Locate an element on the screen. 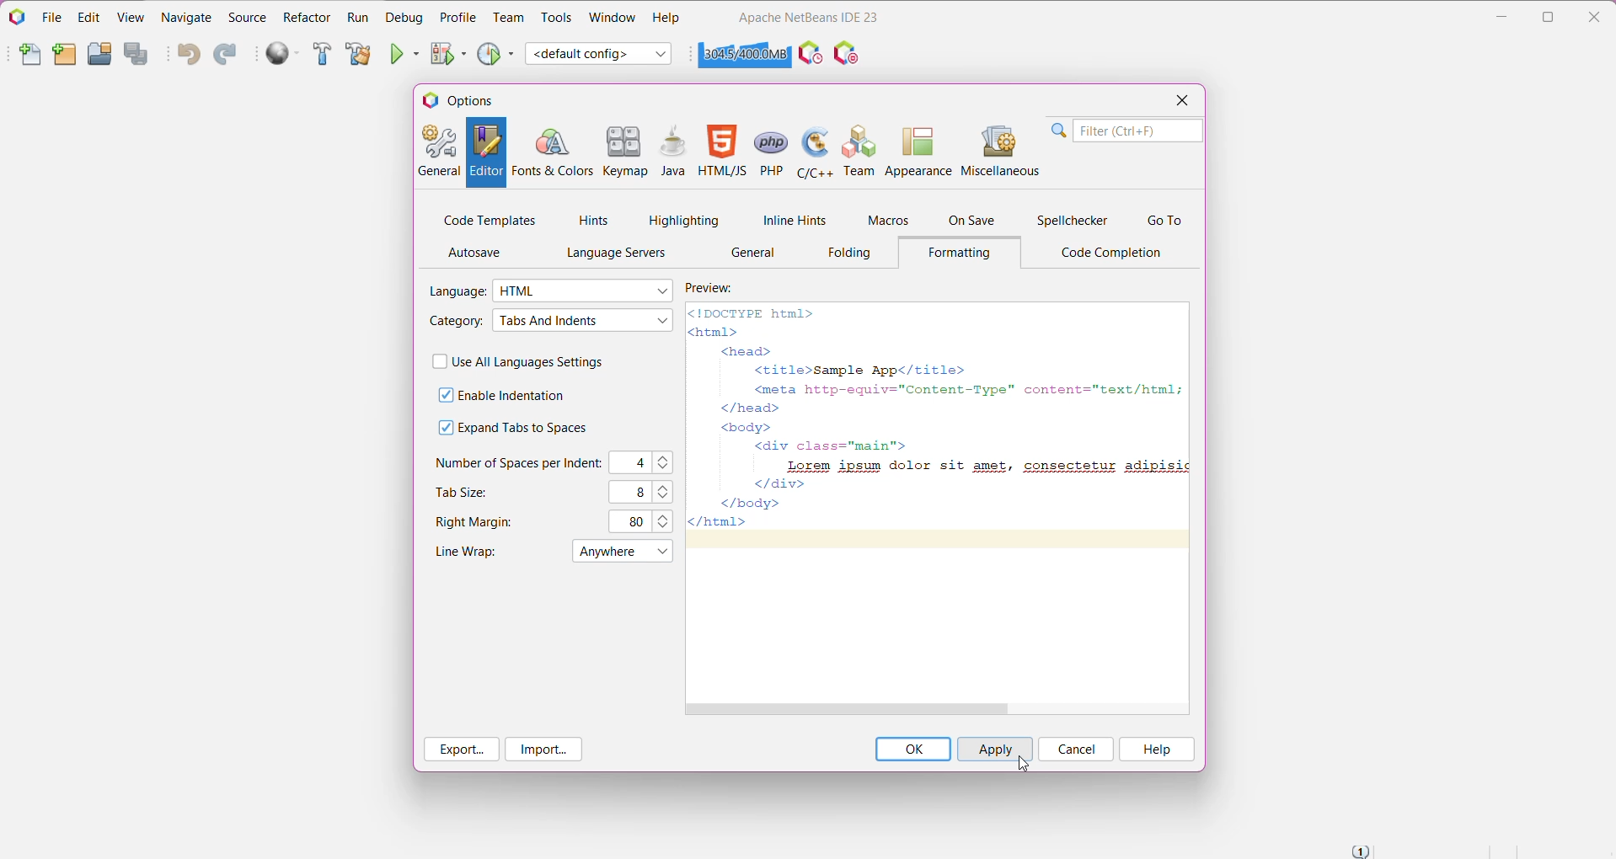 The width and height of the screenshot is (1616, 859). Set the required tab size is located at coordinates (666, 491).